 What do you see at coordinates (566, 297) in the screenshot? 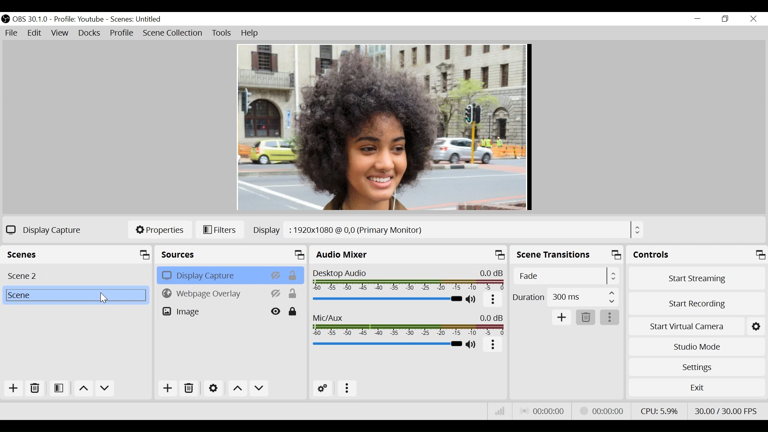
I see `Duration` at bounding box center [566, 297].